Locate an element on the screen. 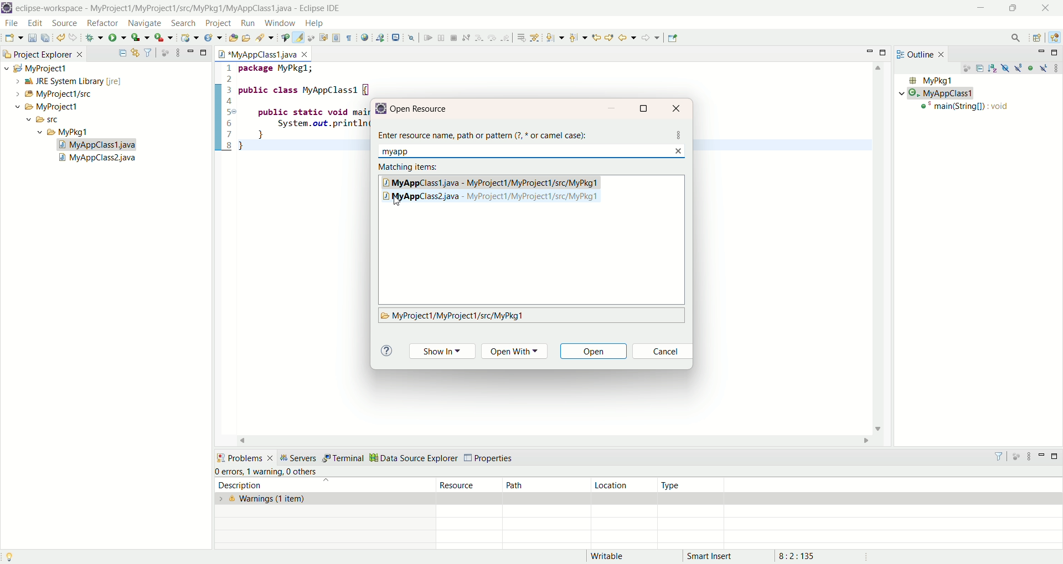 Image resolution: width=1063 pixels, height=564 pixels. cursor is located at coordinates (398, 201).